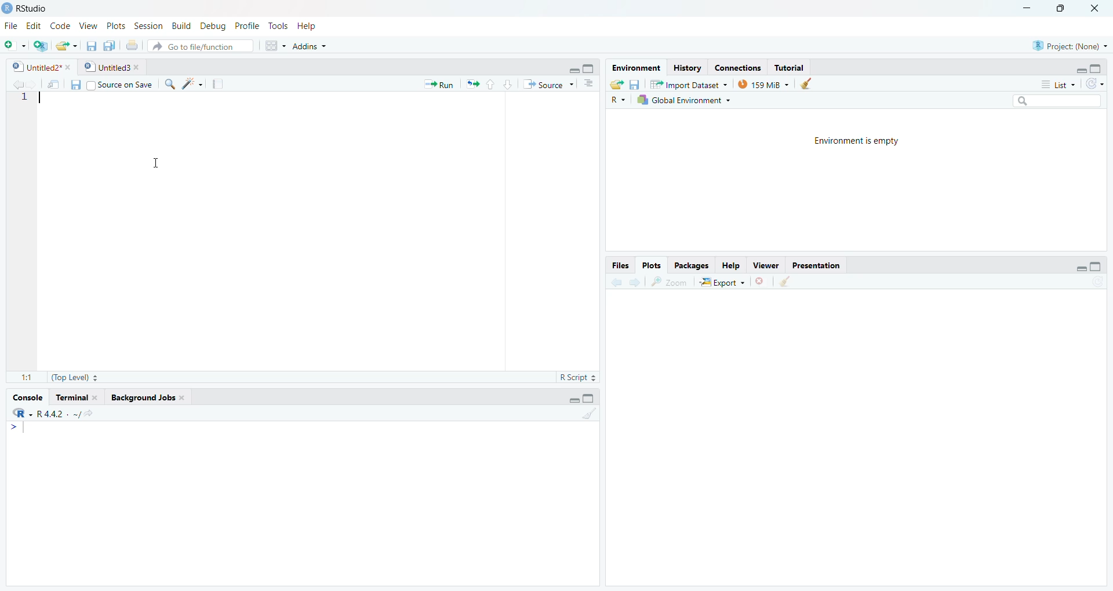  I want to click on Packages, so click(692, 265).